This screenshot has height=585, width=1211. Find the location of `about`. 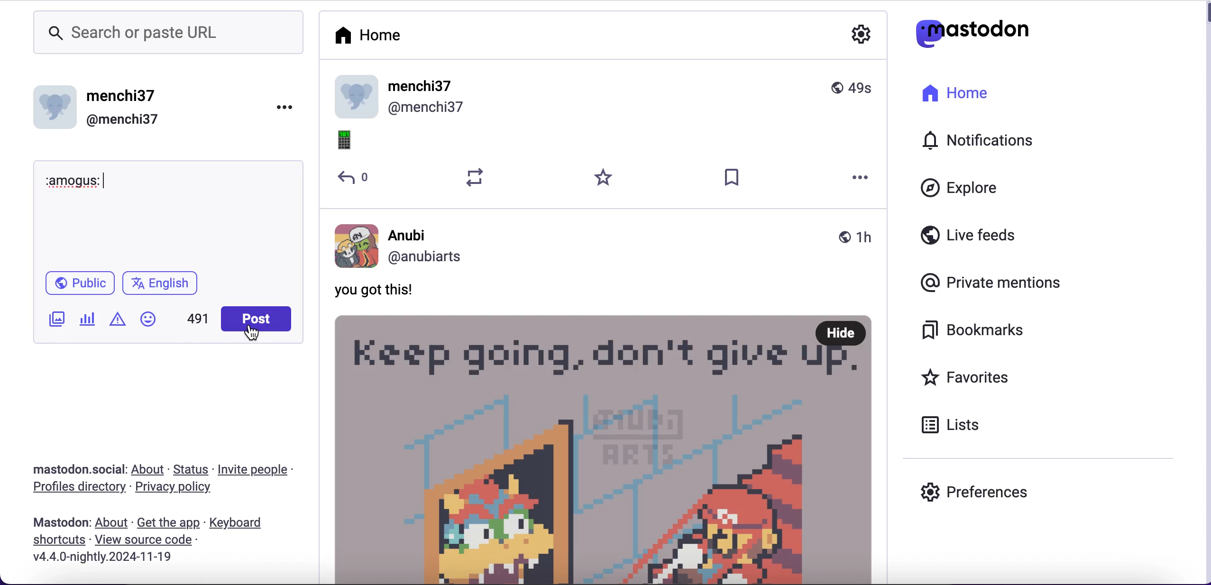

about is located at coordinates (148, 470).